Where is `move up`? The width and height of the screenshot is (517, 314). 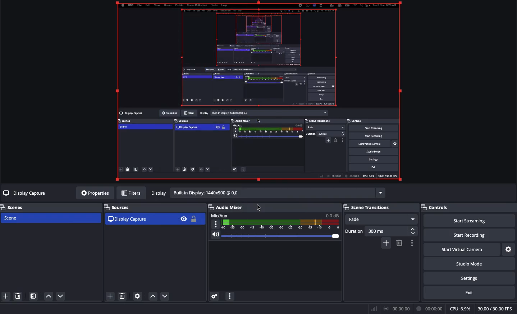 move up is located at coordinates (153, 296).